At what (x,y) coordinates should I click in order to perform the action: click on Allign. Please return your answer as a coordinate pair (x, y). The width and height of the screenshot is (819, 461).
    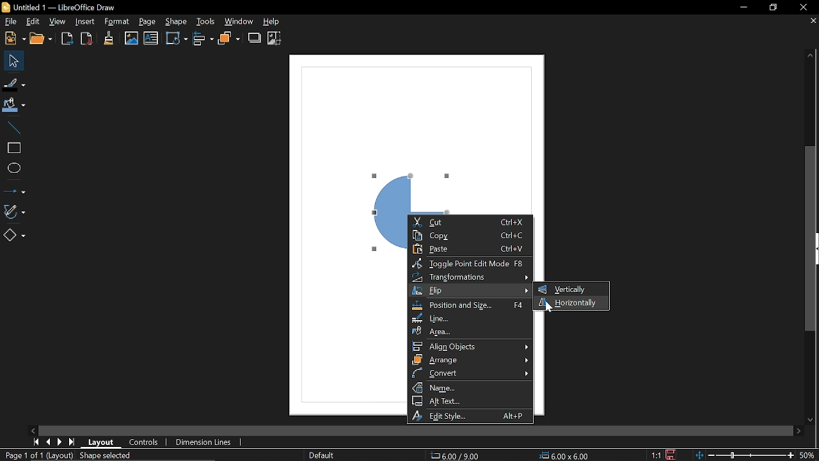
    Looking at the image, I should click on (203, 38).